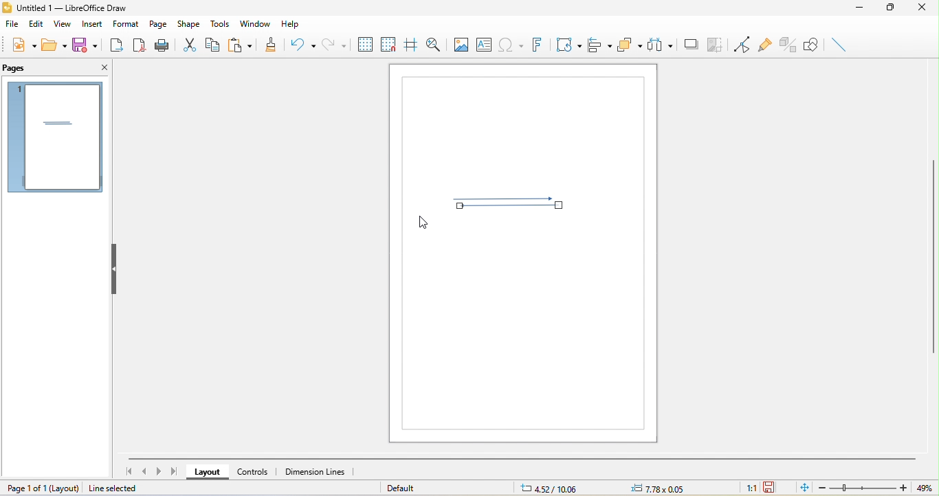 Image resolution: width=939 pixels, height=496 pixels. Describe the element at coordinates (65, 8) in the screenshot. I see `title` at that location.